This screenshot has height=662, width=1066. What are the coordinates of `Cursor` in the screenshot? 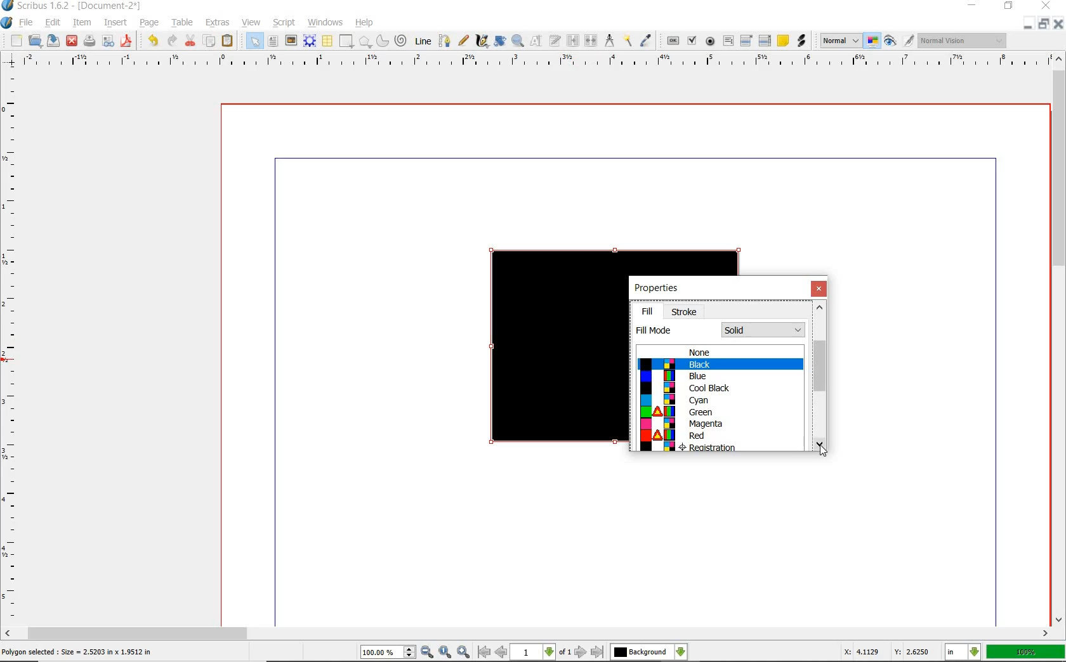 It's located at (824, 451).